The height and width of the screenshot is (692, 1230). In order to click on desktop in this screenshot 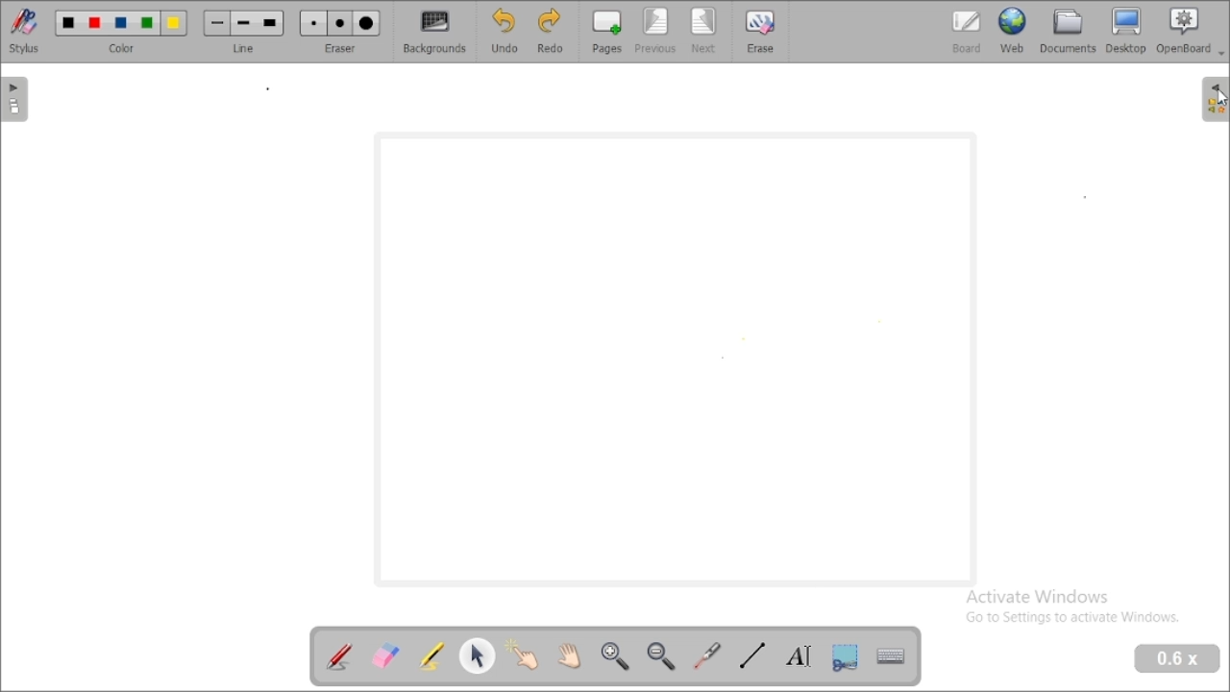, I will do `click(1127, 31)`.